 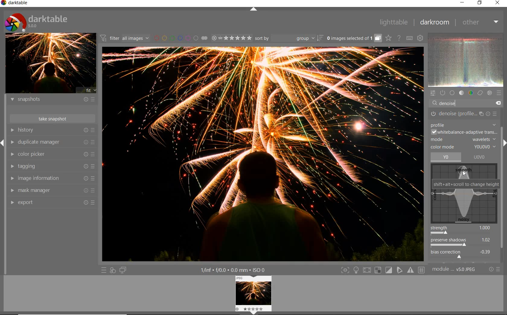 What do you see at coordinates (52, 119) in the screenshot?
I see `take snapshots` at bounding box center [52, 119].